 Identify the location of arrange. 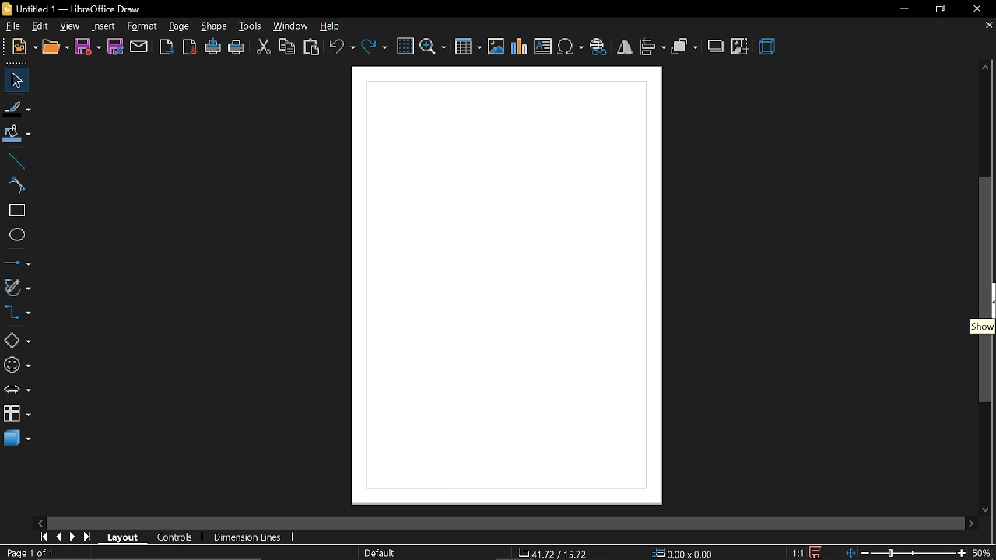
(685, 47).